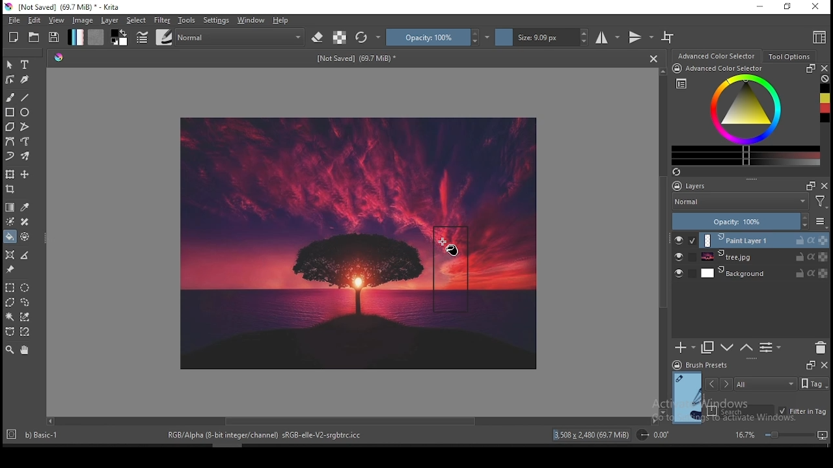 Image resolution: width=833 pixels, height=468 pixels. Describe the element at coordinates (216, 20) in the screenshot. I see `settings` at that location.